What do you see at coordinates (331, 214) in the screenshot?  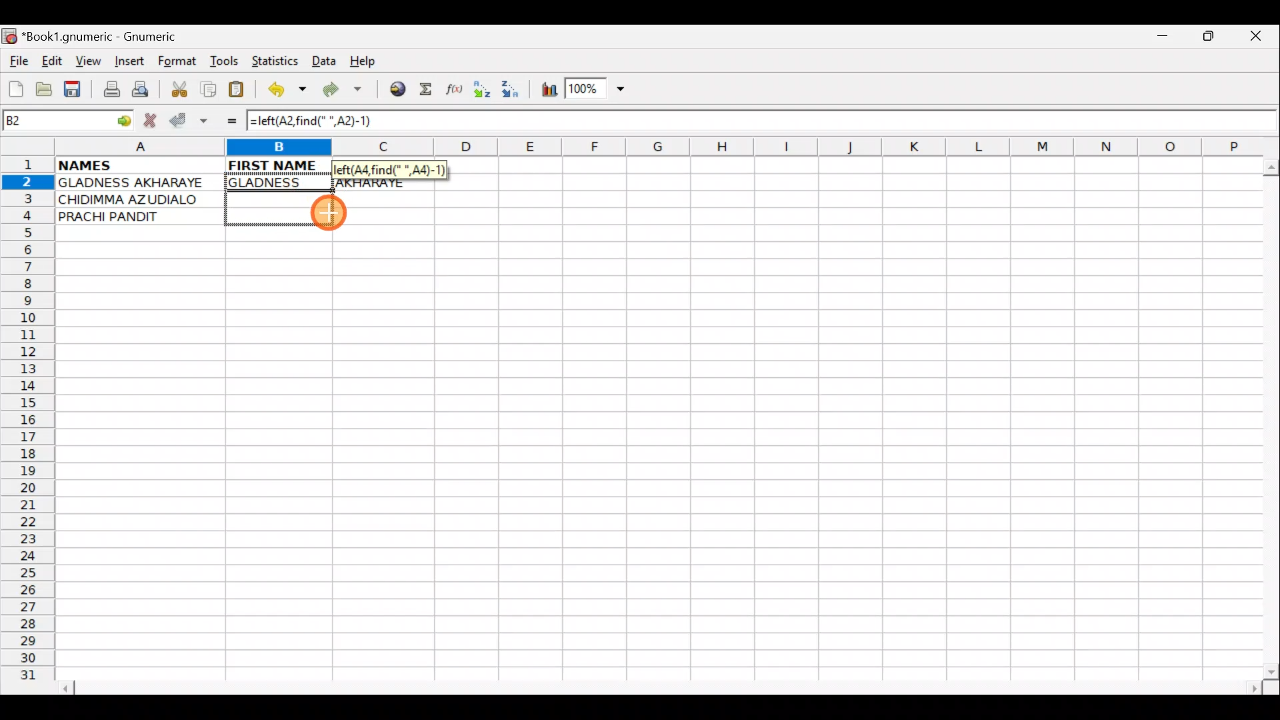 I see `Cursor on cell B4` at bounding box center [331, 214].